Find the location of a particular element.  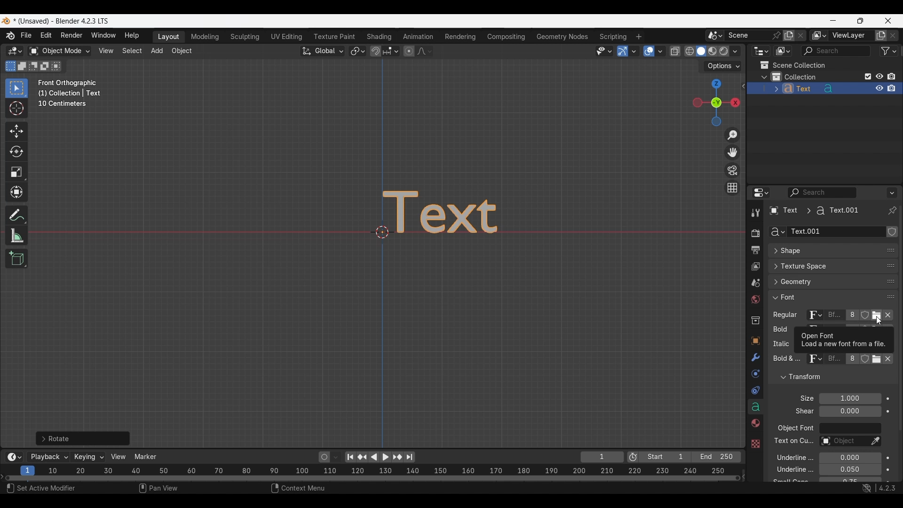

text is located at coordinates (802, 412).